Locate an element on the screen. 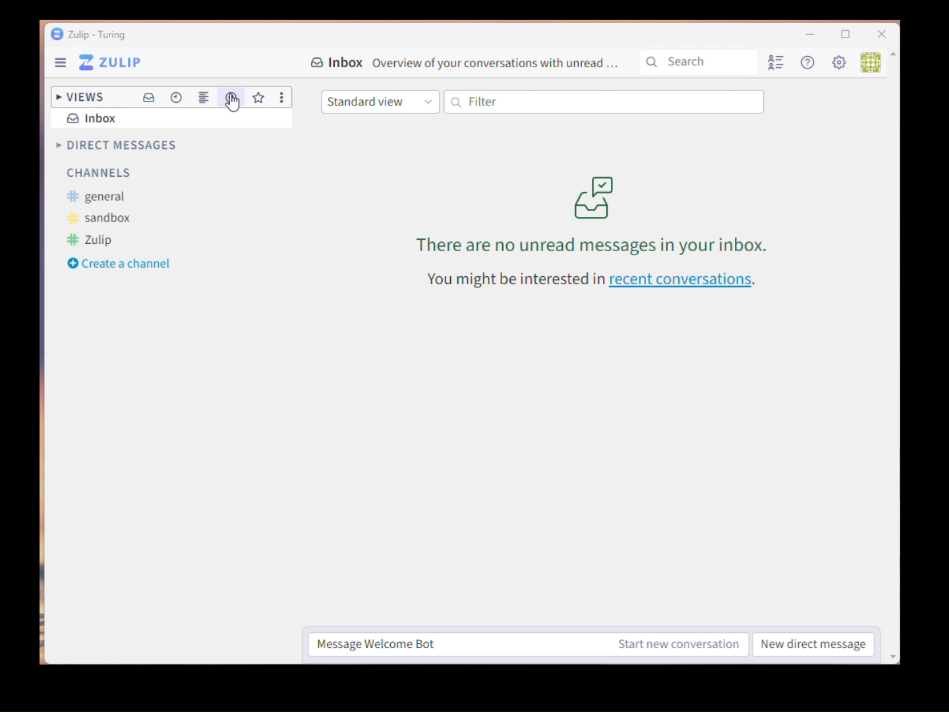  Create a channel is located at coordinates (120, 264).